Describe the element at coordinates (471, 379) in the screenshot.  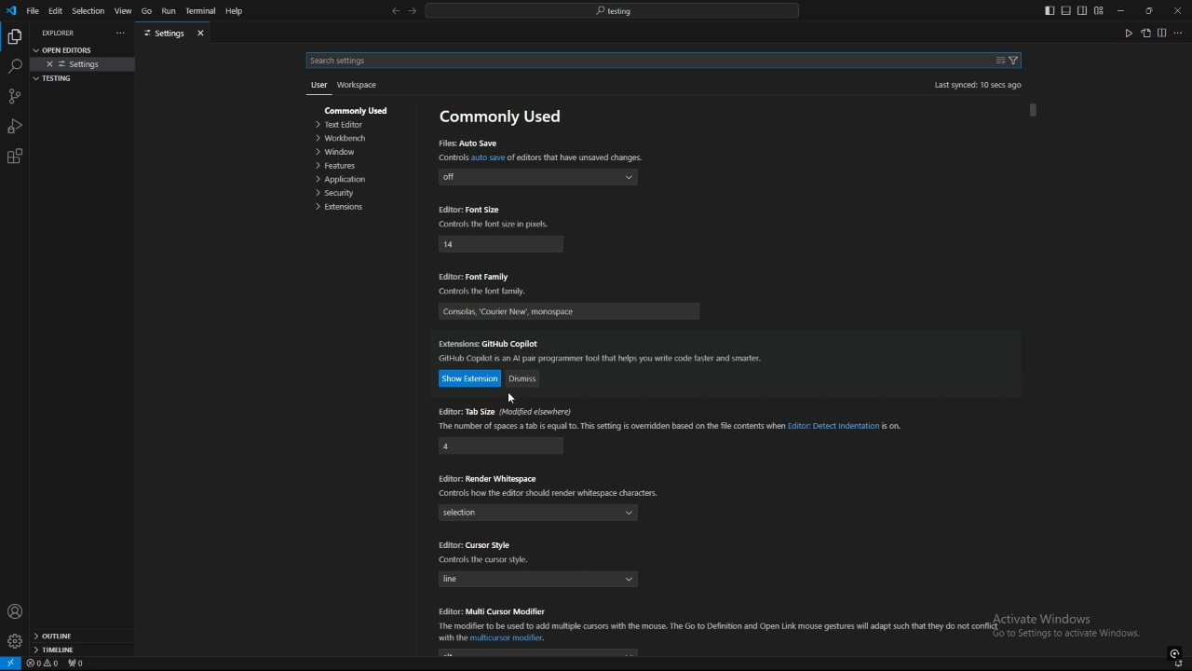
I see `show extensions` at that location.